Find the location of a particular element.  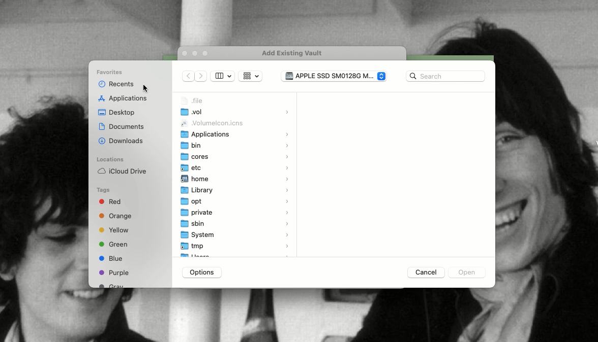

Orange is located at coordinates (116, 217).